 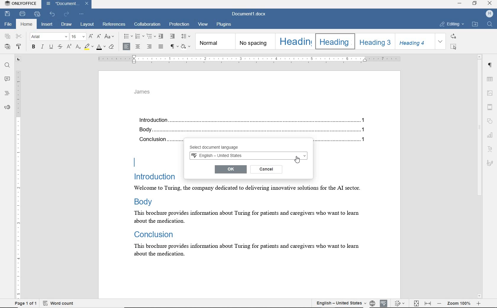 I want to click on bold, so click(x=33, y=47).